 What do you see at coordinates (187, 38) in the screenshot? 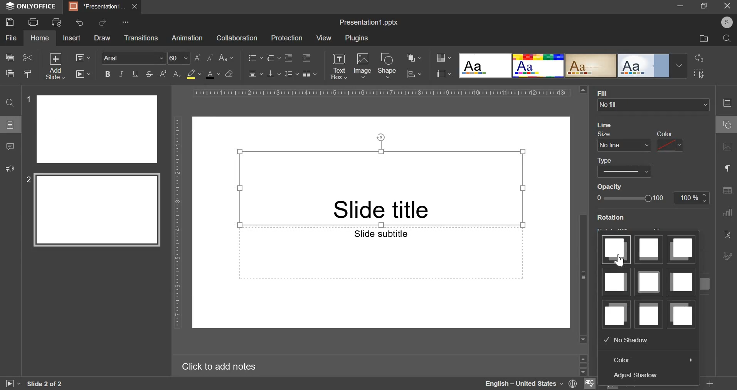
I see `animation` at bounding box center [187, 38].